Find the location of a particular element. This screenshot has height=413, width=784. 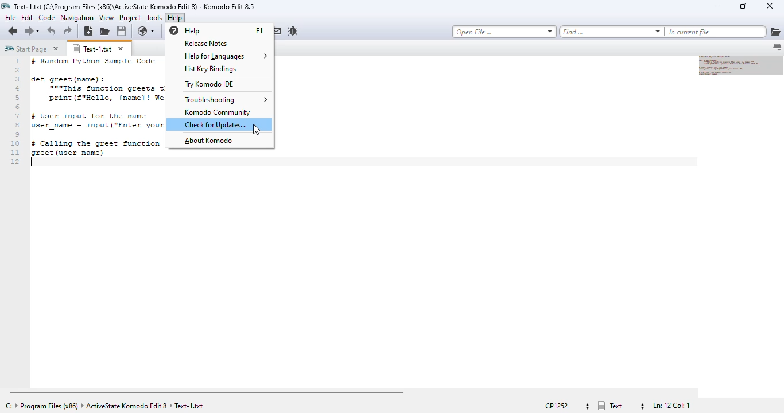

close tab is located at coordinates (56, 49).